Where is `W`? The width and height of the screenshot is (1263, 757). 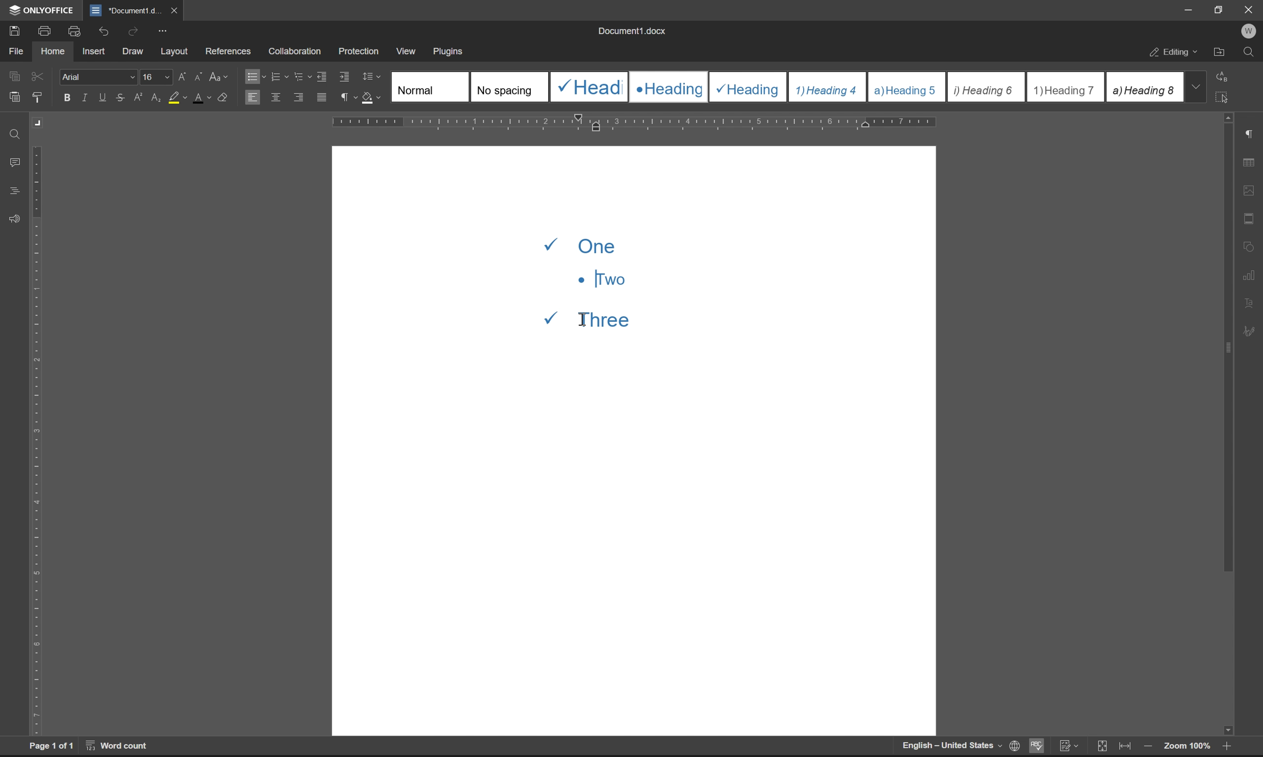 W is located at coordinates (1250, 31).